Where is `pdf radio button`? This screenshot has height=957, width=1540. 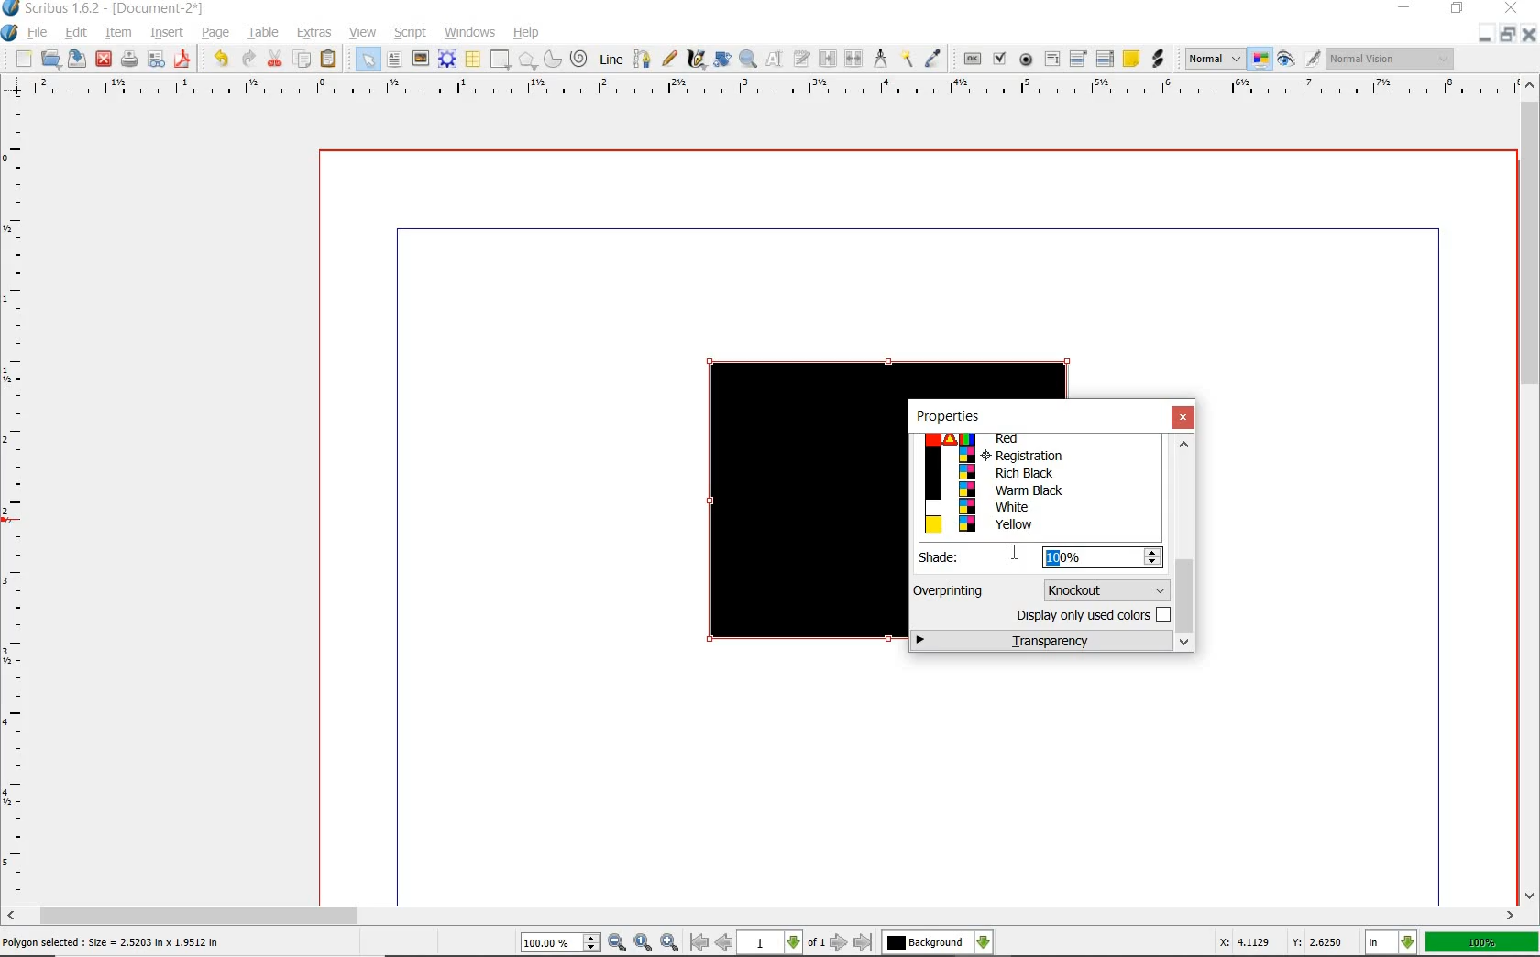 pdf radio button is located at coordinates (1022, 60).